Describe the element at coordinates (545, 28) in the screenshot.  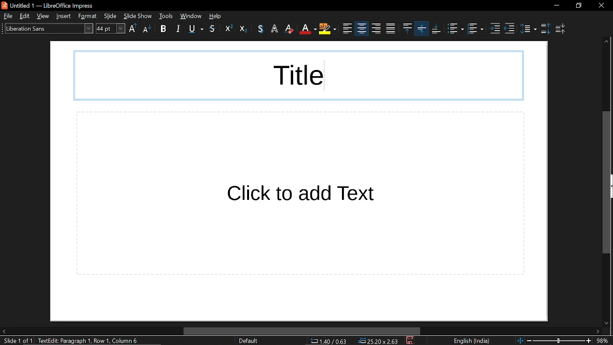
I see `increase paragraph spacing` at that location.